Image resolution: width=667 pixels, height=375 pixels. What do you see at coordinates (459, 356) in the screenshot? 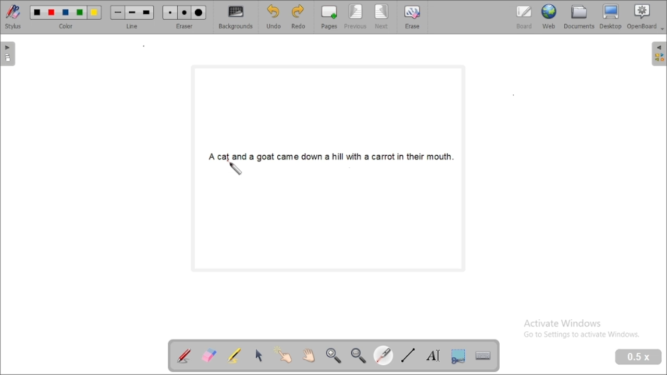
I see `capture part of the screen` at bounding box center [459, 356].